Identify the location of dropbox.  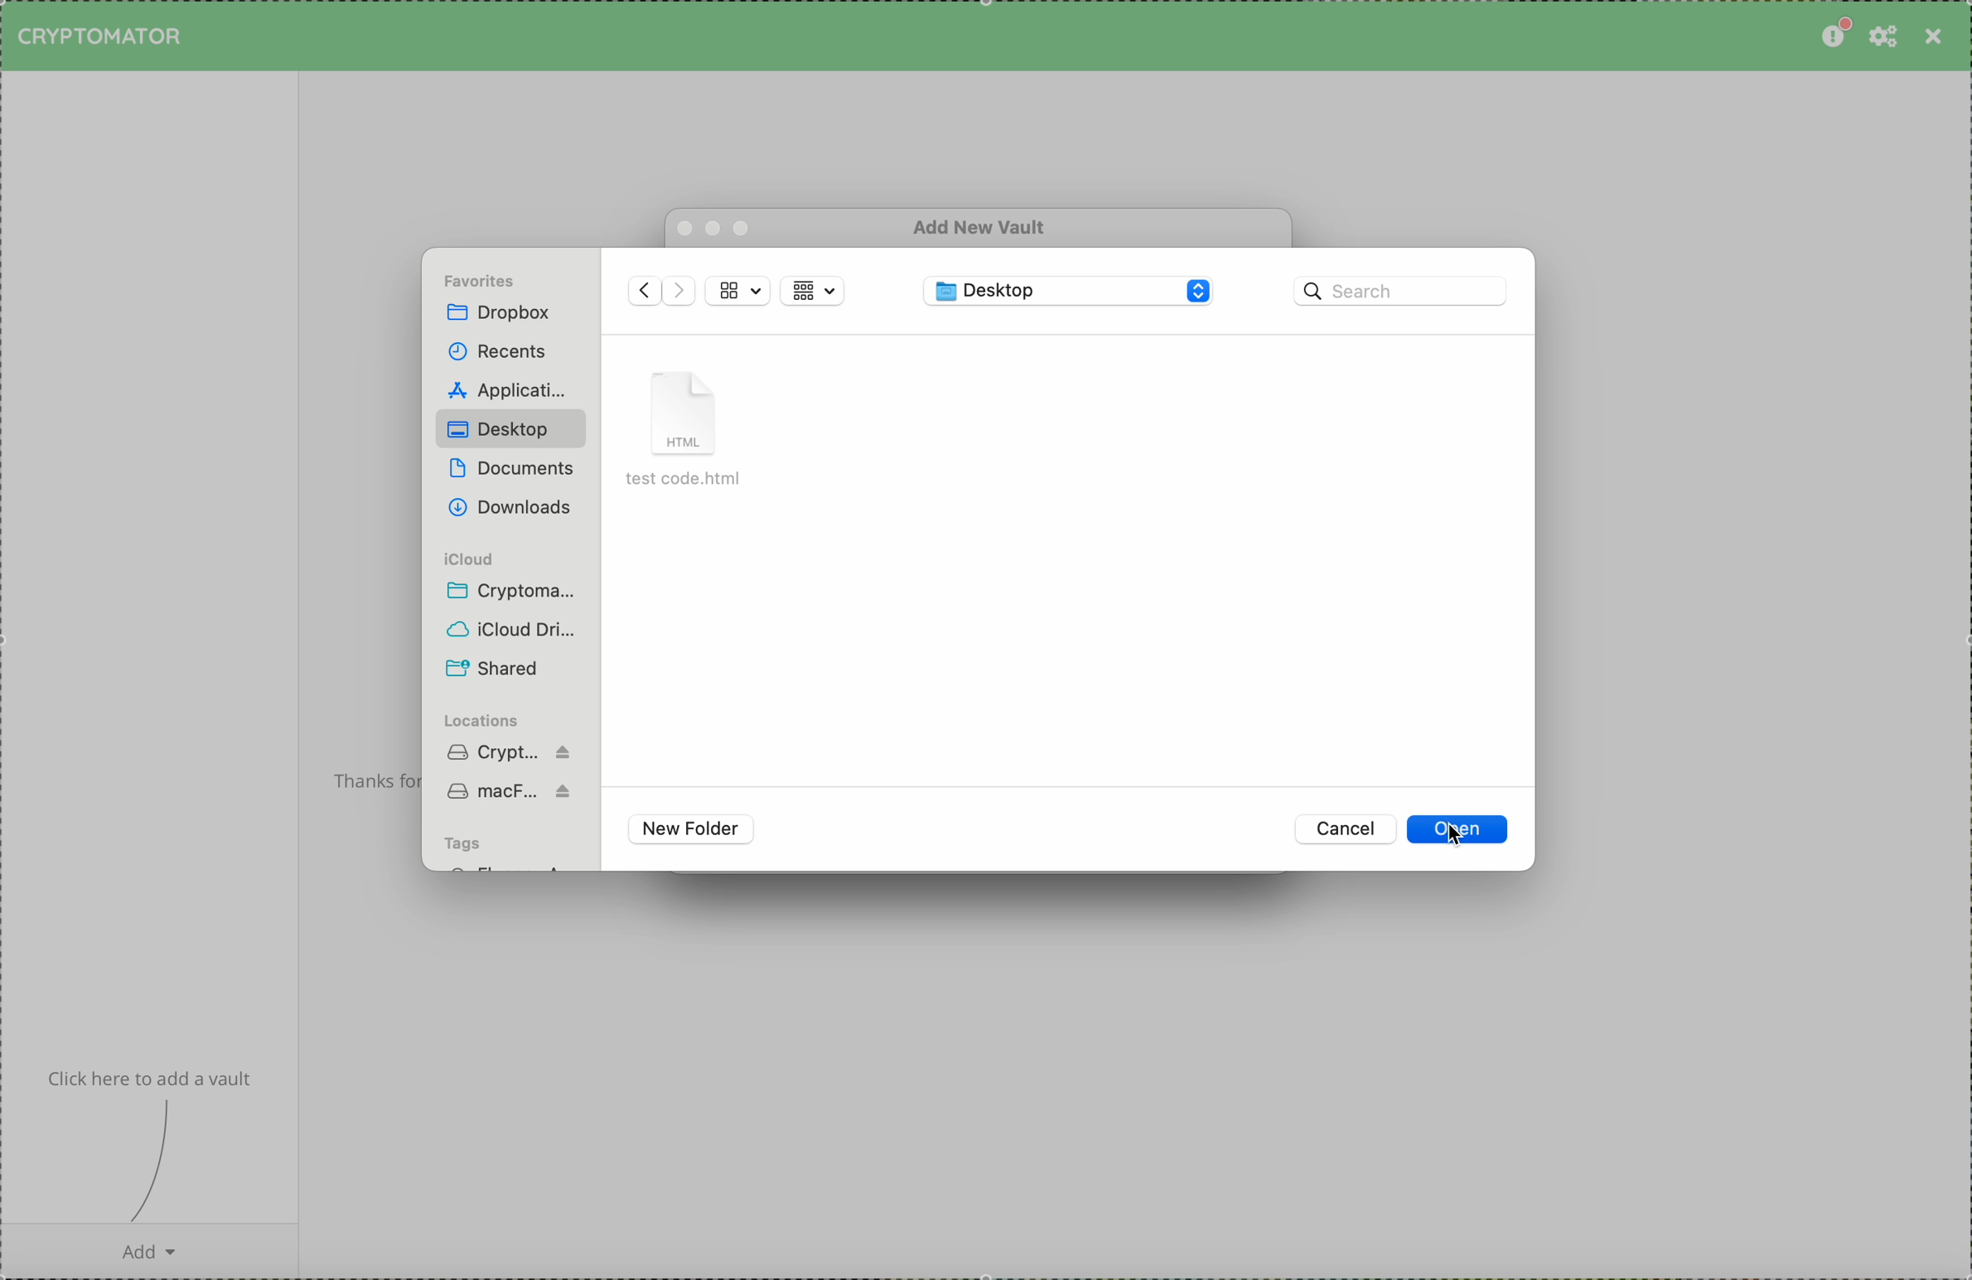
(496, 315).